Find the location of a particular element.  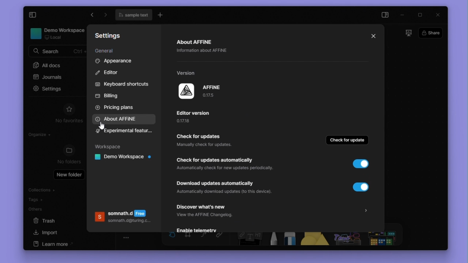

Tags is located at coordinates (55, 200).